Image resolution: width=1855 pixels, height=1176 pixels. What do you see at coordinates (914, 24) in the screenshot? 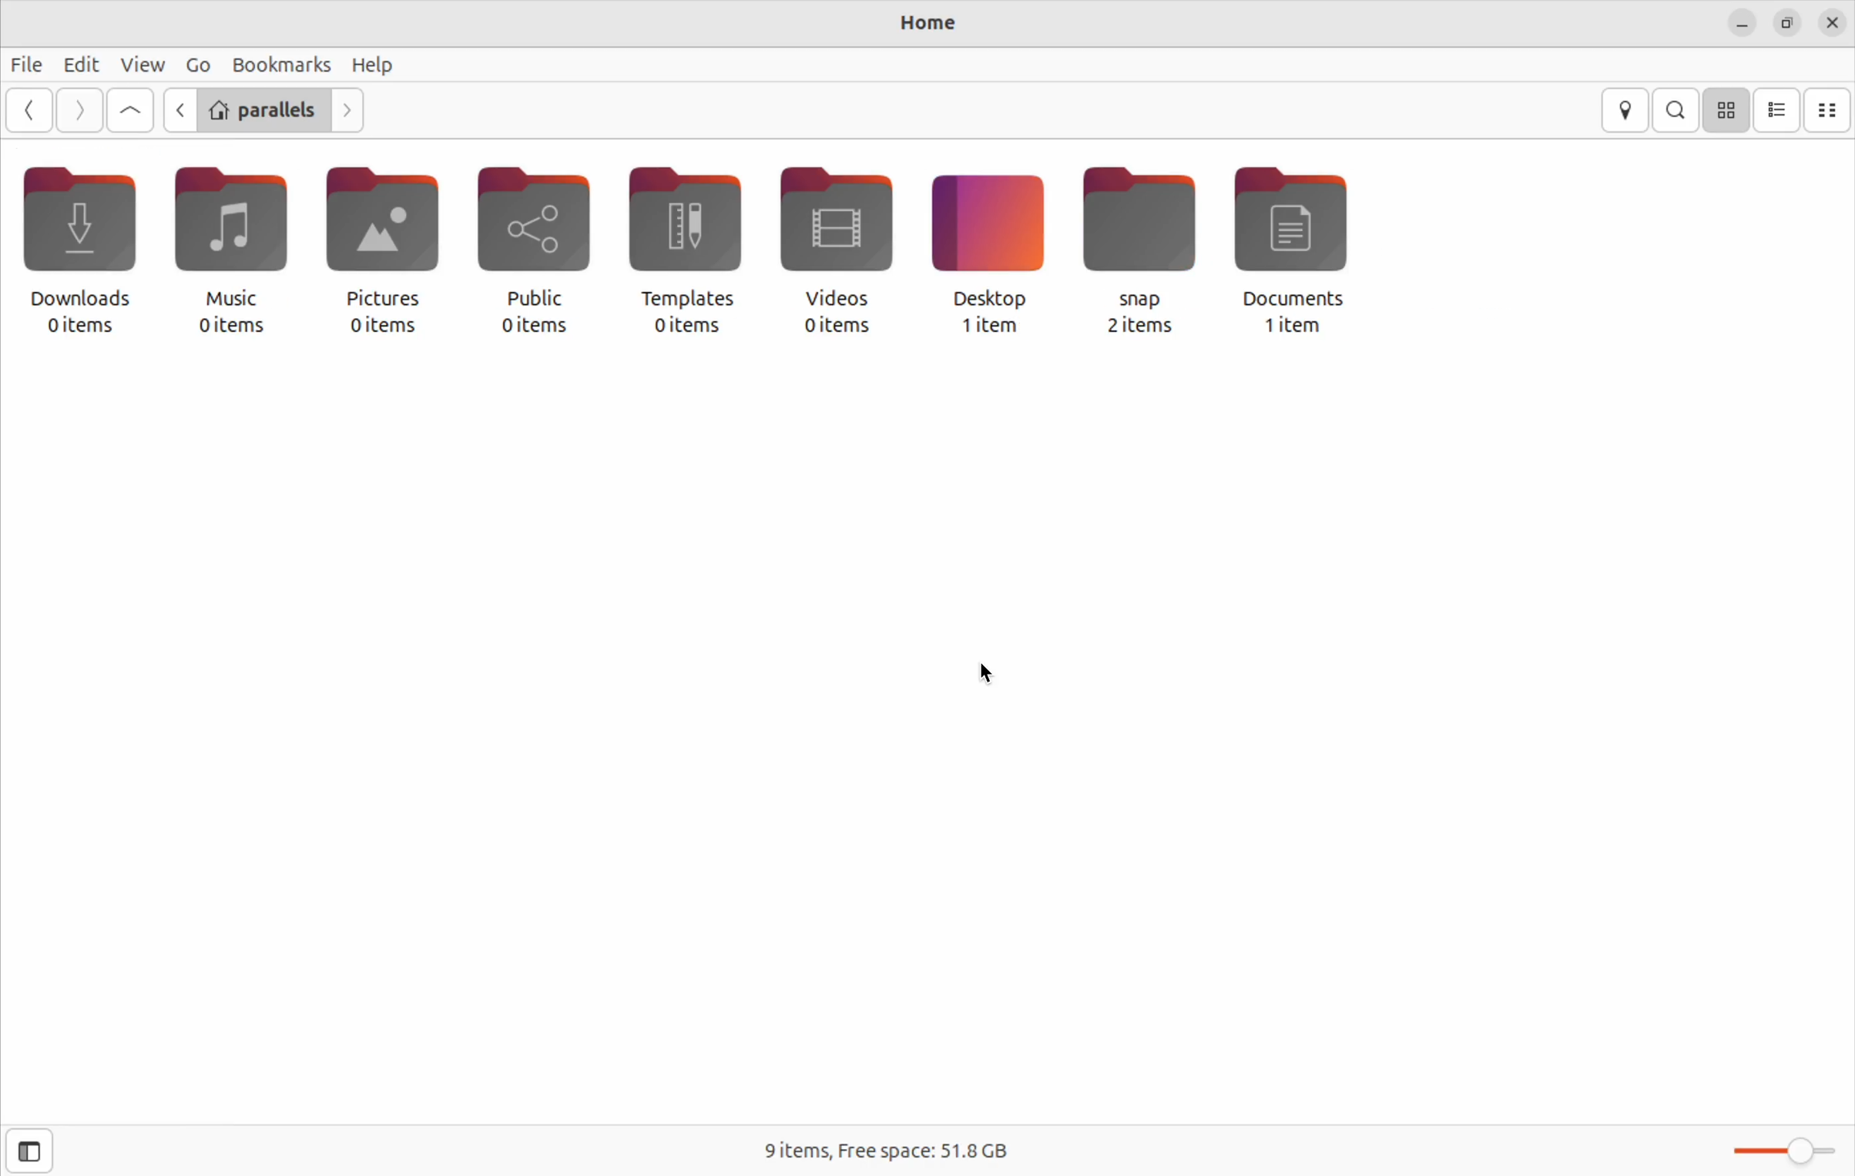
I see `home` at bounding box center [914, 24].